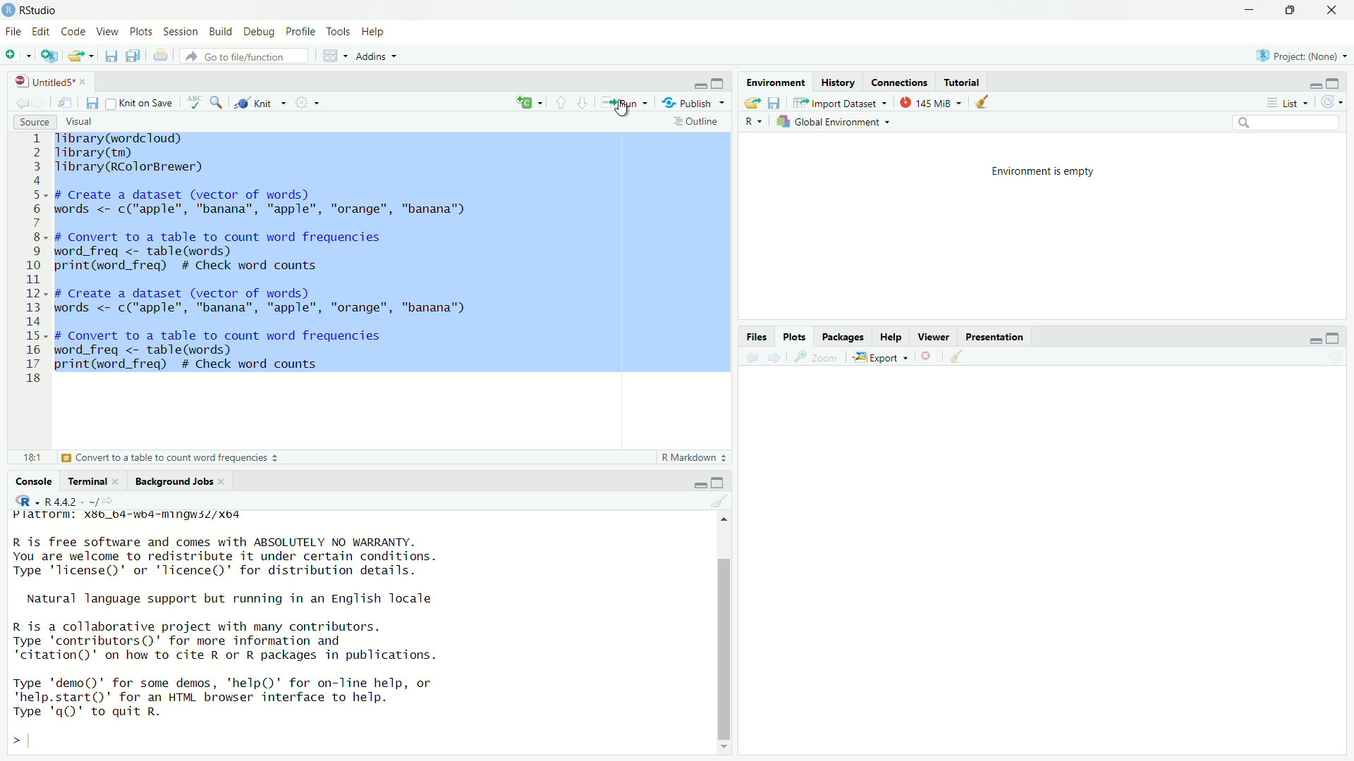 This screenshot has height=761, width=1354. What do you see at coordinates (193, 104) in the screenshot?
I see `Check Spelling` at bounding box center [193, 104].